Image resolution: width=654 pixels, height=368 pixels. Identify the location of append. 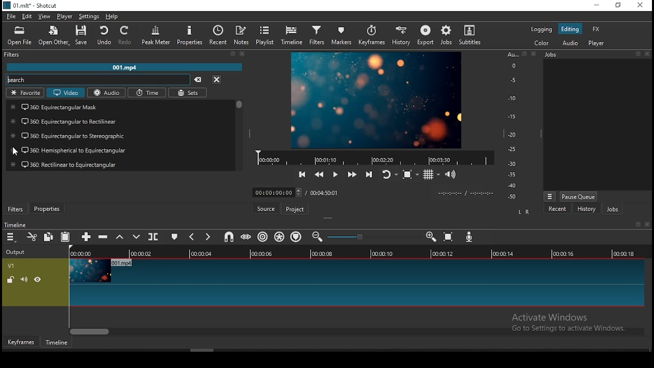
(86, 237).